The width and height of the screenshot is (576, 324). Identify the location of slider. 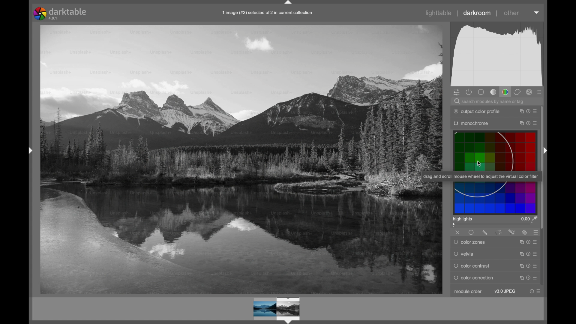
(495, 224).